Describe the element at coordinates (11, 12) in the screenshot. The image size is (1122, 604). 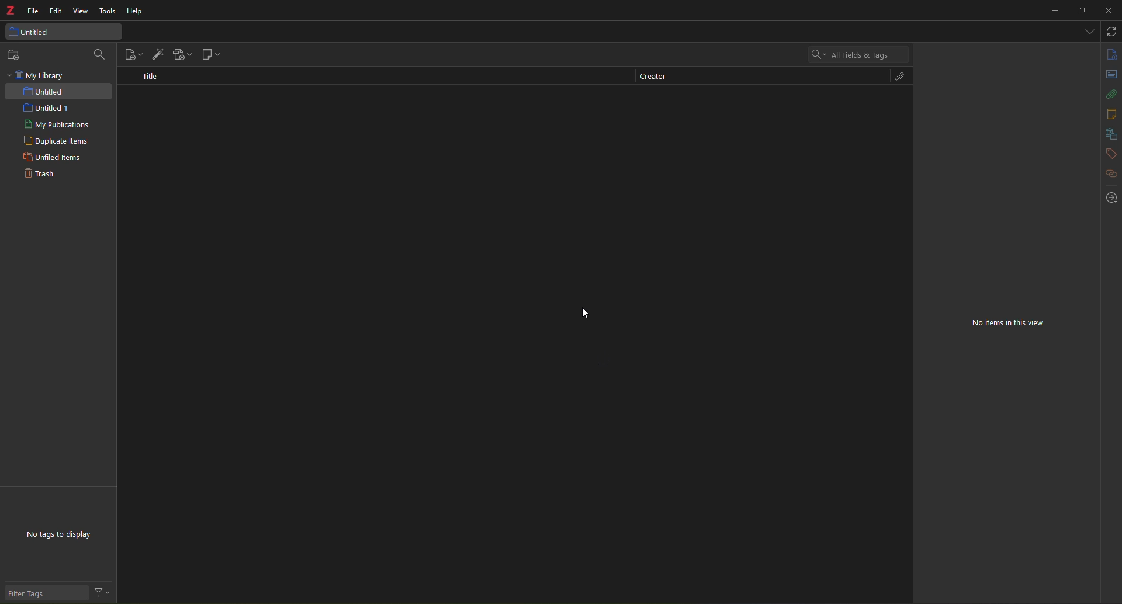
I see `z` at that location.